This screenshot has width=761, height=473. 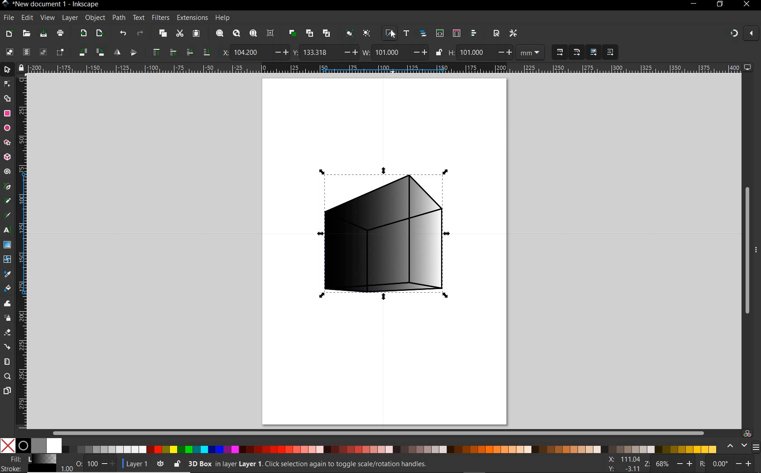 What do you see at coordinates (189, 51) in the screenshot?
I see `LOWER SELECTION` at bounding box center [189, 51].